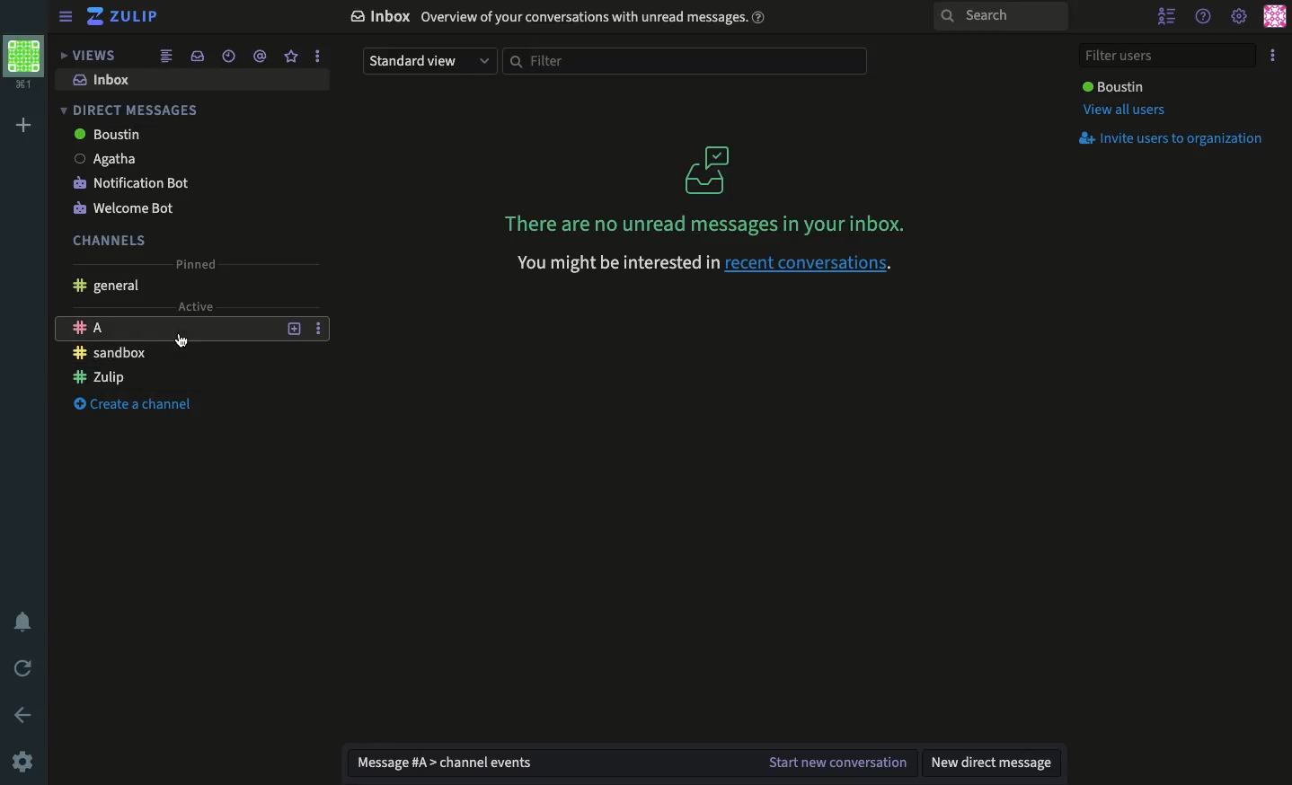 The height and width of the screenshot is (785, 1292). What do you see at coordinates (1114, 86) in the screenshot?
I see `Users` at bounding box center [1114, 86].